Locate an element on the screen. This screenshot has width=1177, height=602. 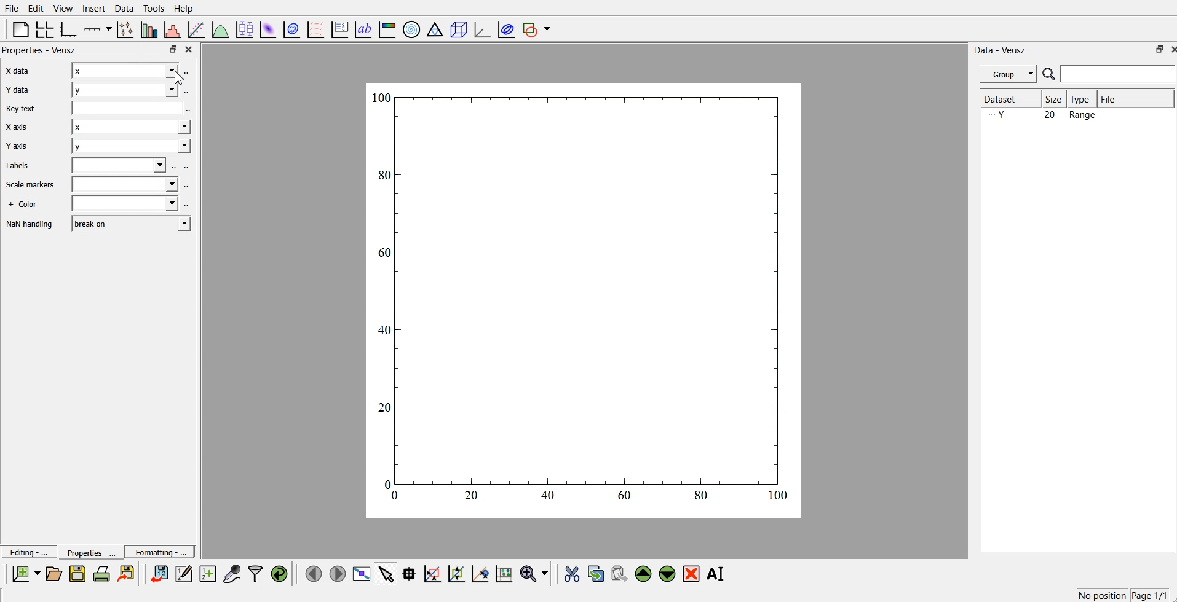
File is located at coordinates (12, 9).